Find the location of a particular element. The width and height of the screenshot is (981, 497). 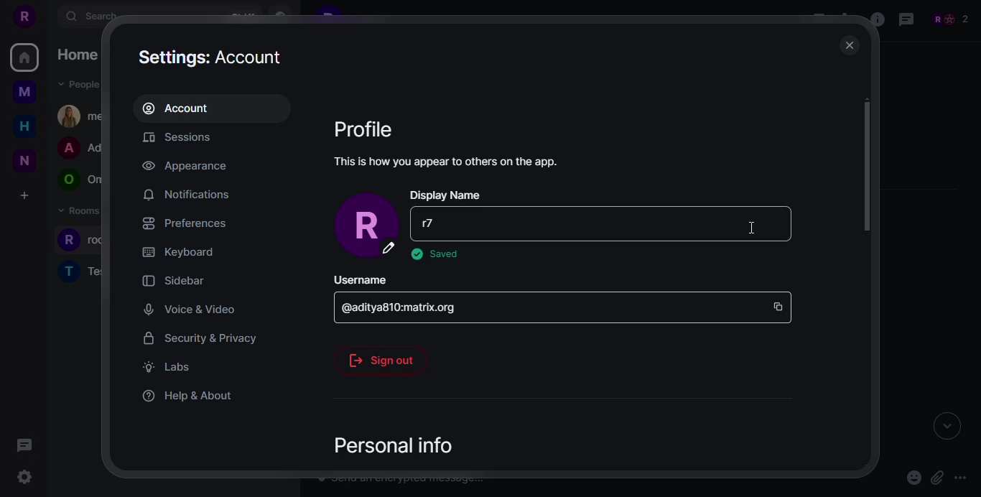

profile is located at coordinates (23, 17).